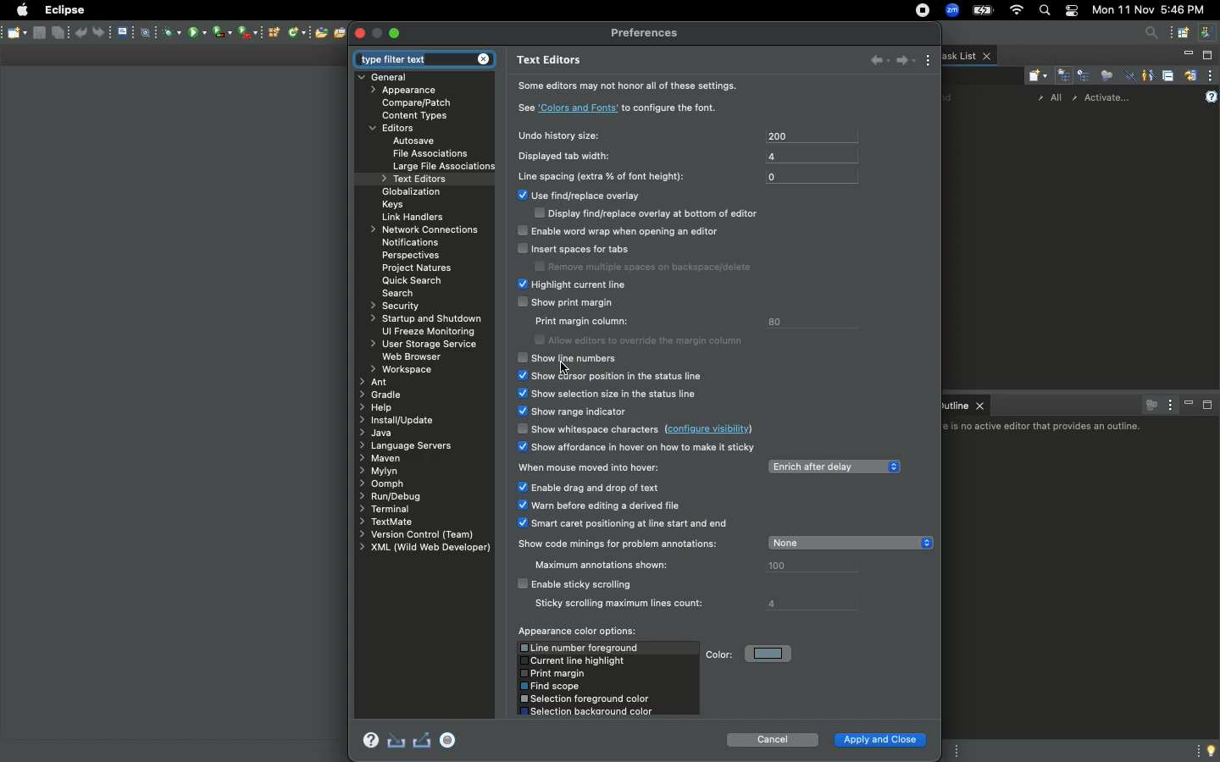  Describe the element at coordinates (378, 407) in the screenshot. I see `Help` at that location.